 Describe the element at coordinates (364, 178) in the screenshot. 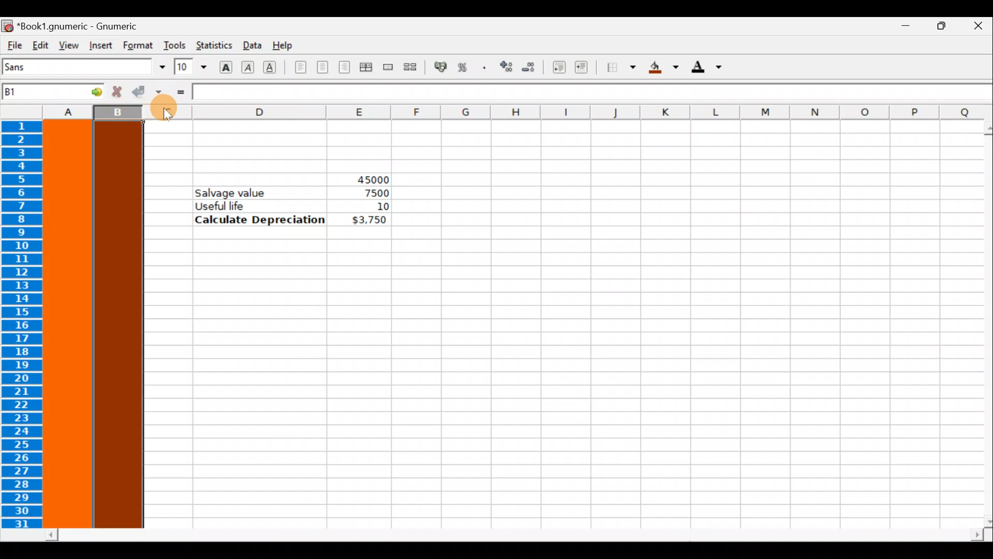

I see `45000` at that location.